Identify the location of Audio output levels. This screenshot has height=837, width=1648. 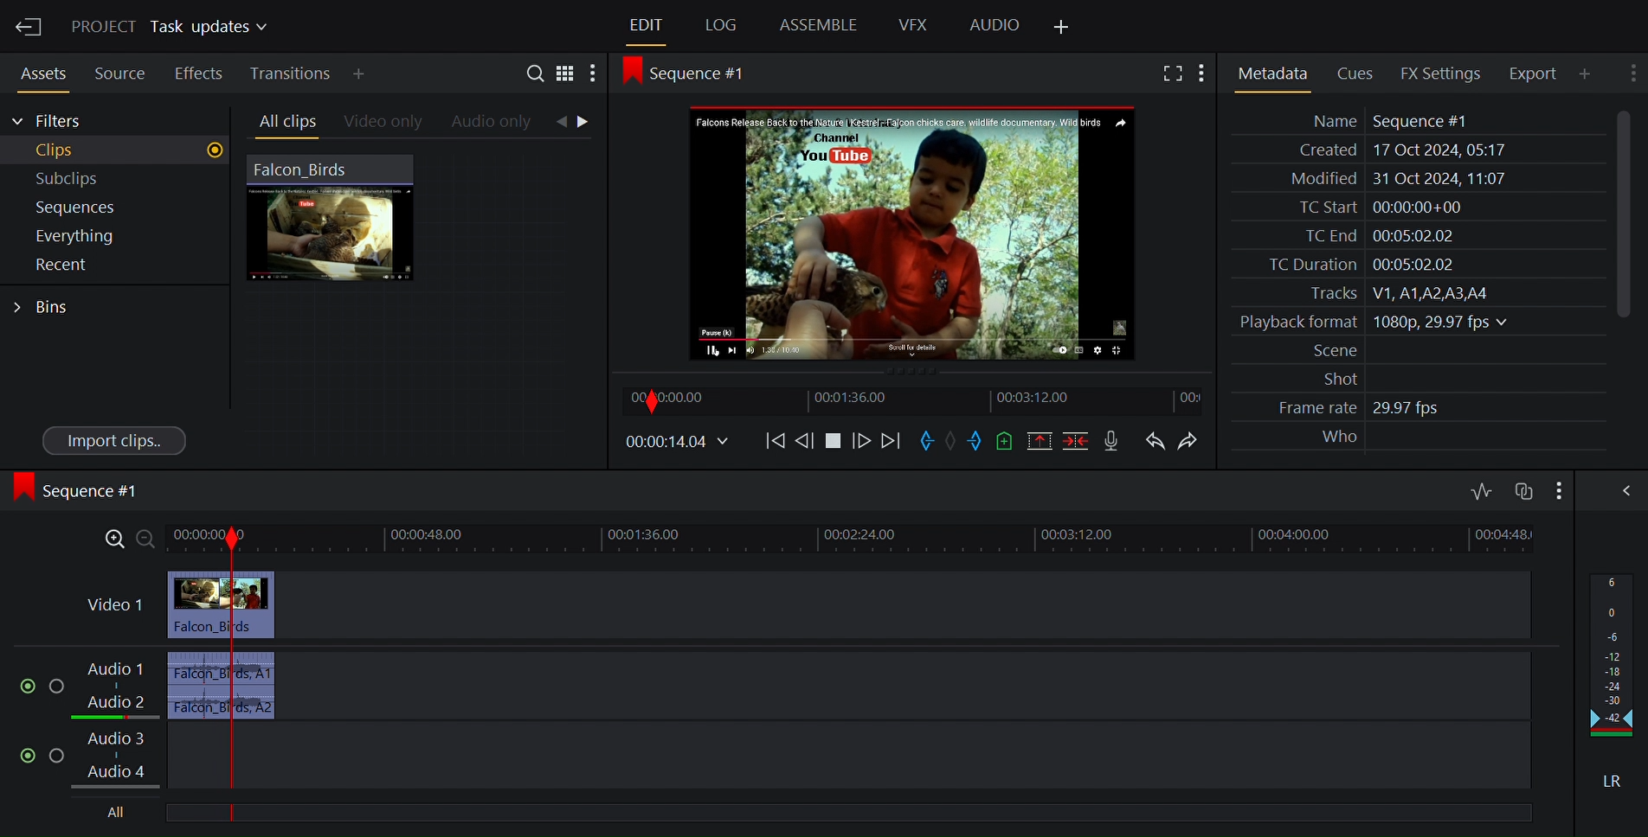
(1613, 654).